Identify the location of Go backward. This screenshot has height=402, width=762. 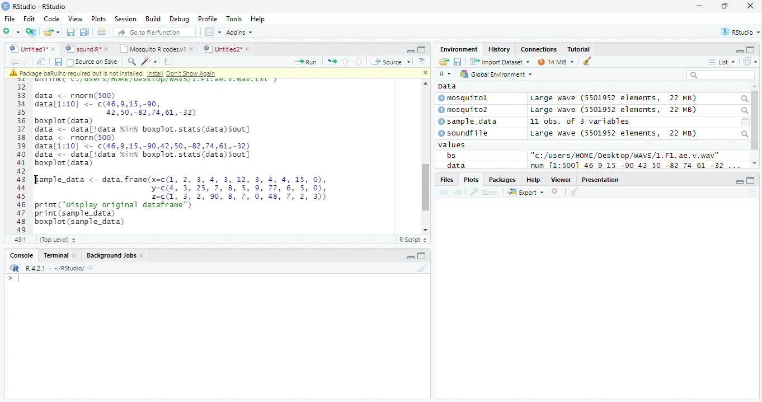
(13, 61).